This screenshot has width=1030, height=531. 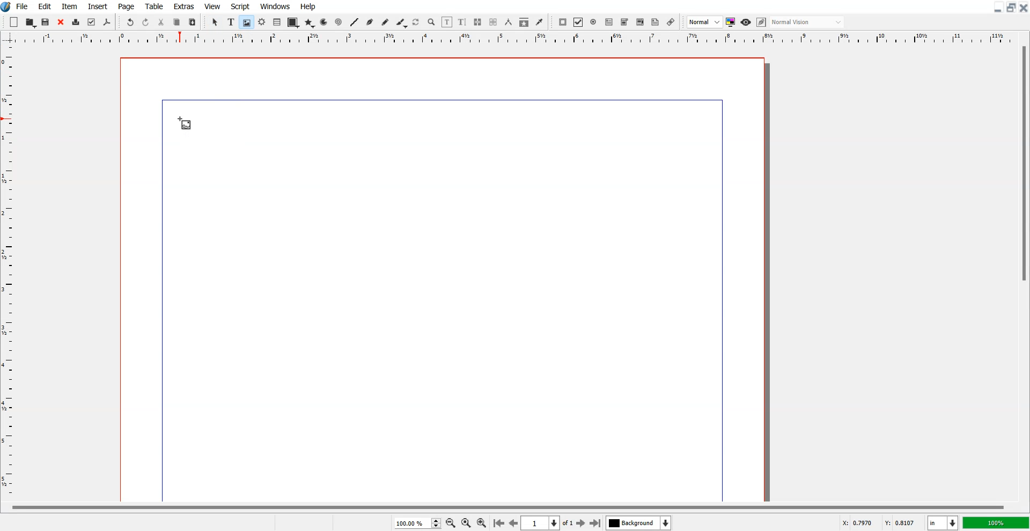 I want to click on Zoom Out, so click(x=450, y=522).